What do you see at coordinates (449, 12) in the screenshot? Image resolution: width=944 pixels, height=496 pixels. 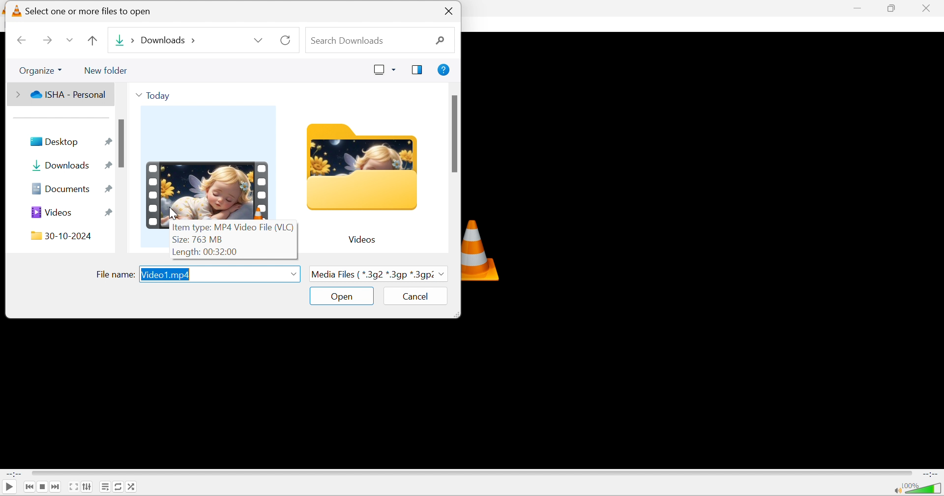 I see `Close` at bounding box center [449, 12].